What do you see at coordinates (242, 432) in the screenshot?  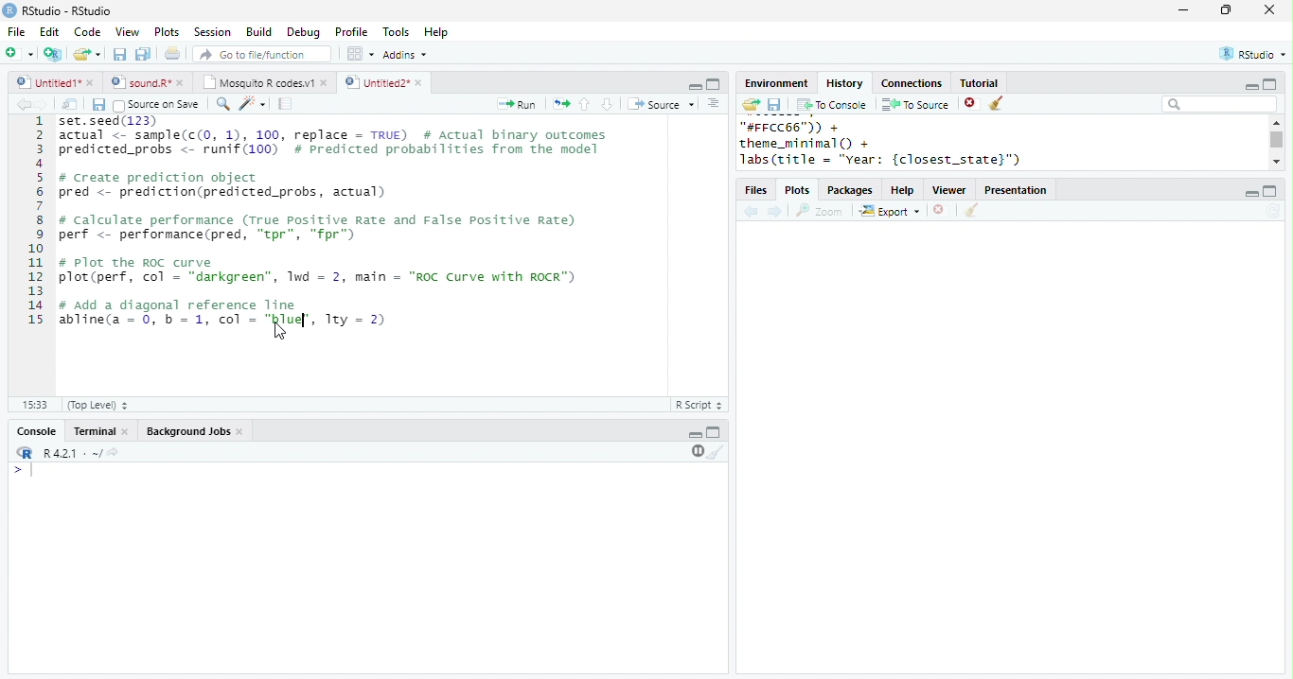 I see `close` at bounding box center [242, 432].